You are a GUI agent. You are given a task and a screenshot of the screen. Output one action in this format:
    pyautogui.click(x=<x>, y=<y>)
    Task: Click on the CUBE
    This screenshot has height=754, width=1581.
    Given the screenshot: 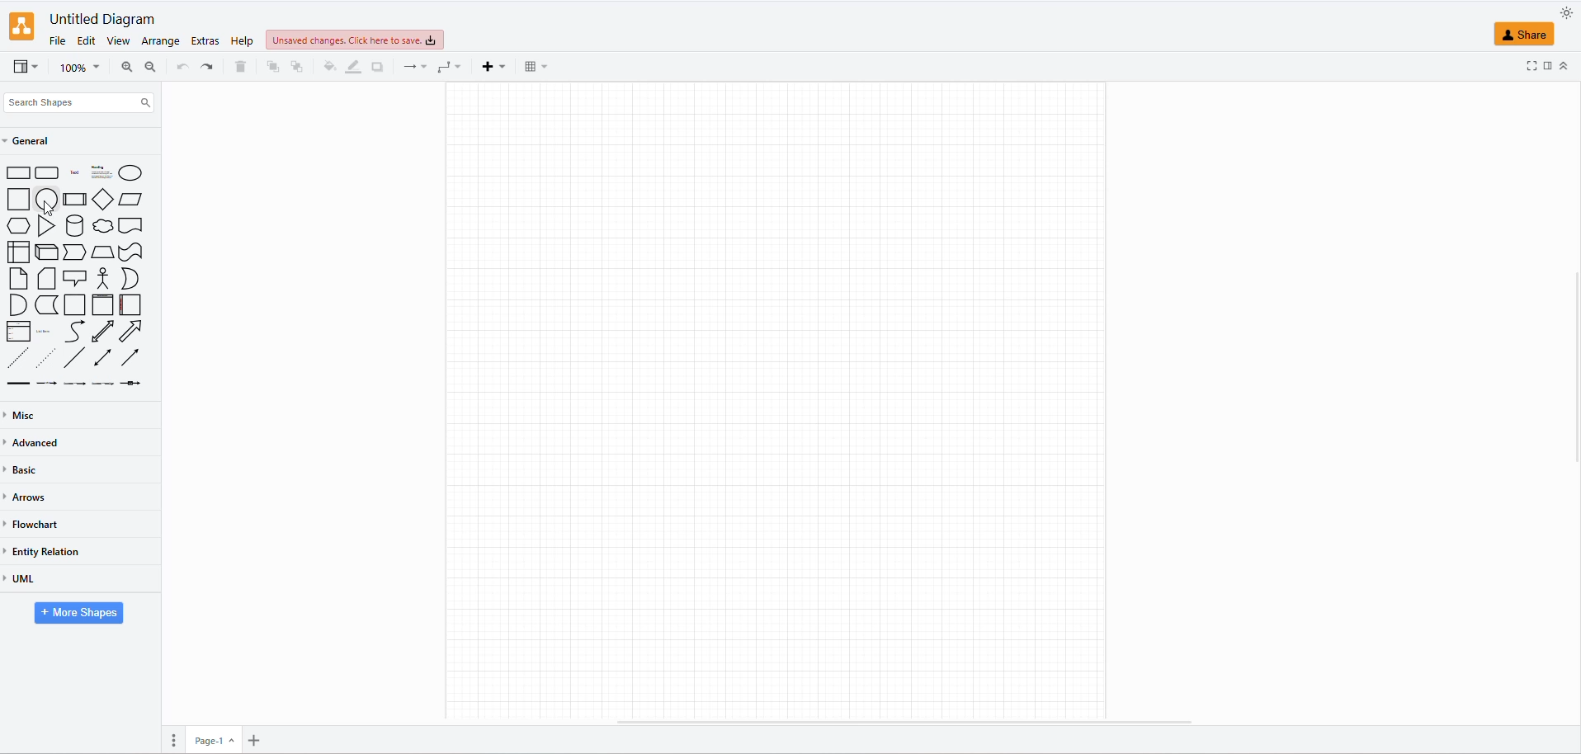 What is the action you would take?
    pyautogui.click(x=45, y=249)
    